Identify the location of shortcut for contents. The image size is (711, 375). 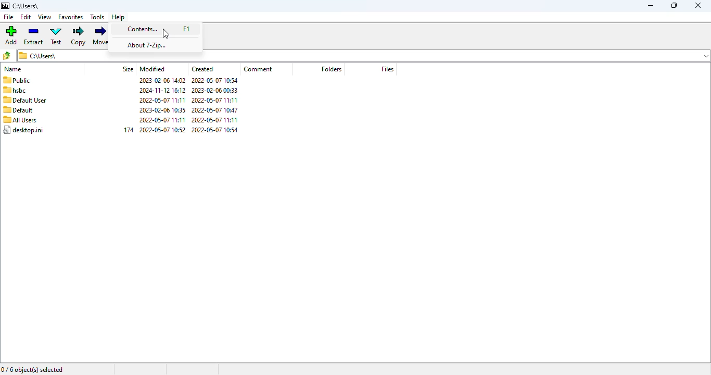
(186, 29).